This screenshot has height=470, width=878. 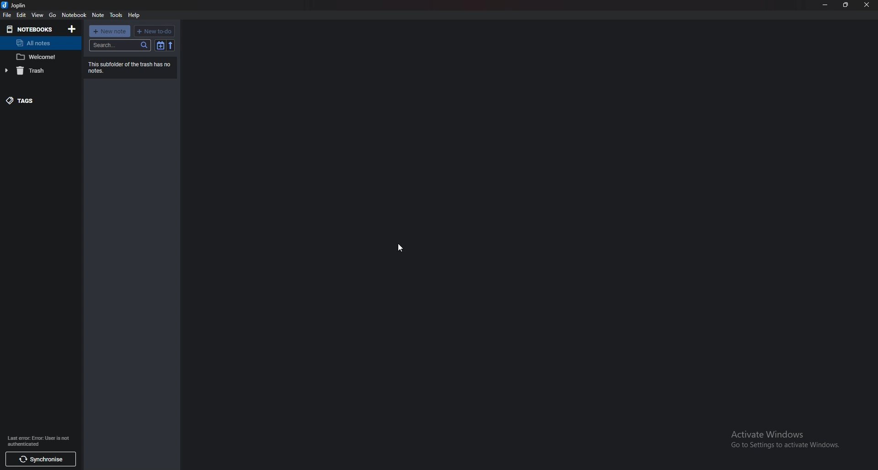 I want to click on help, so click(x=133, y=15).